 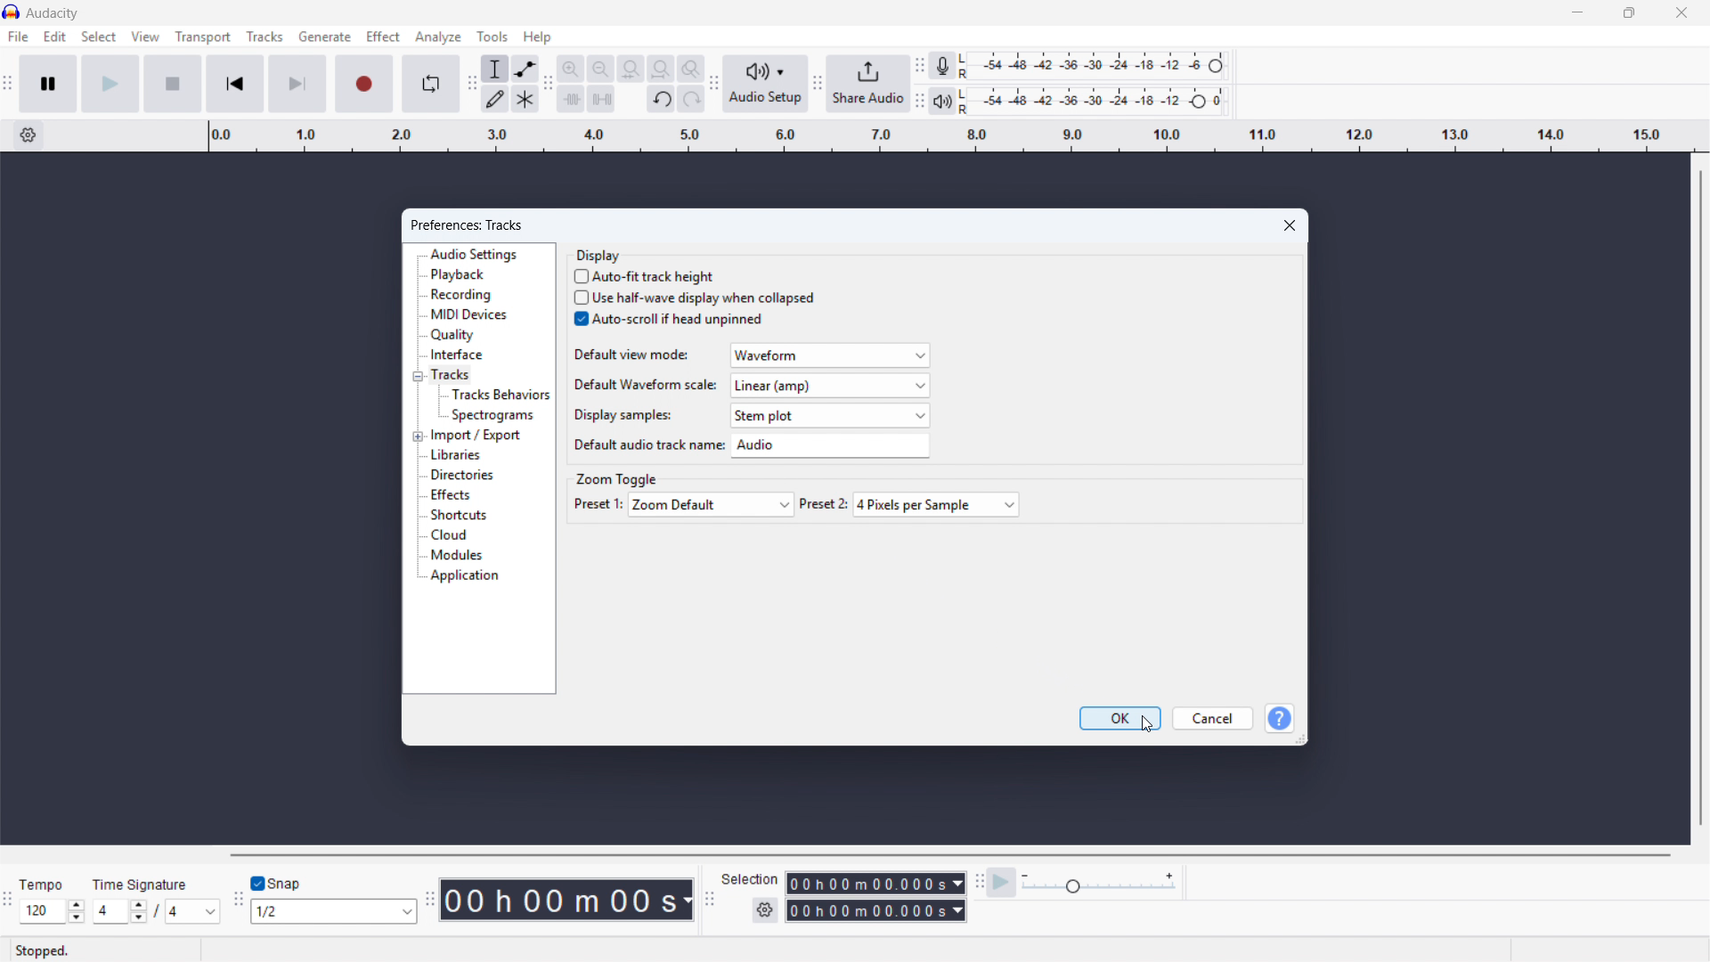 I want to click on time signature toolbar, so click(x=8, y=902).